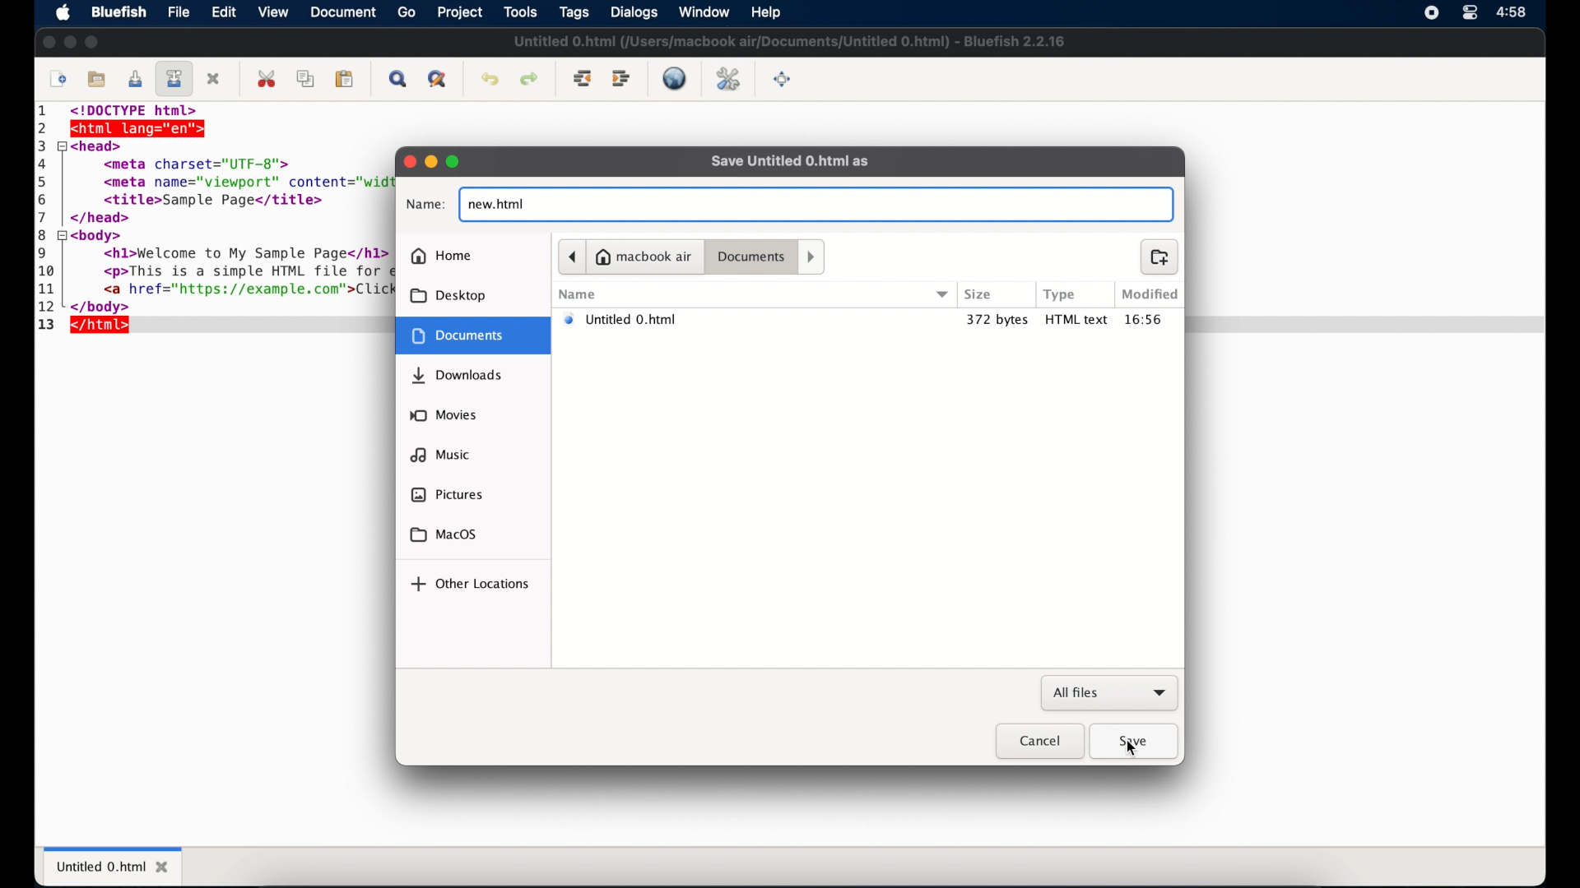 This screenshot has height=888, width=1580. Describe the element at coordinates (135, 79) in the screenshot. I see `save current file` at that location.